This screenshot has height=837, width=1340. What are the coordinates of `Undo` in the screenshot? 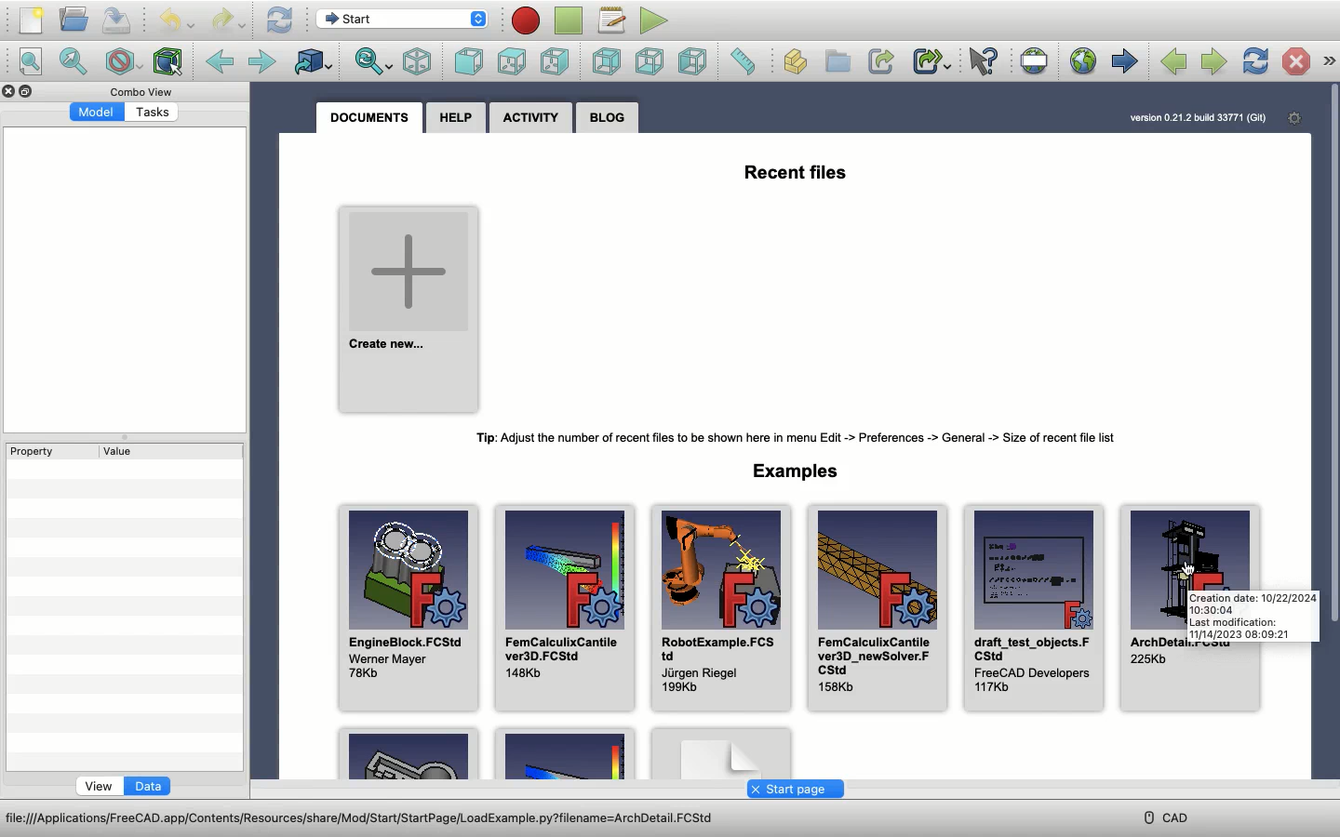 It's located at (177, 20).